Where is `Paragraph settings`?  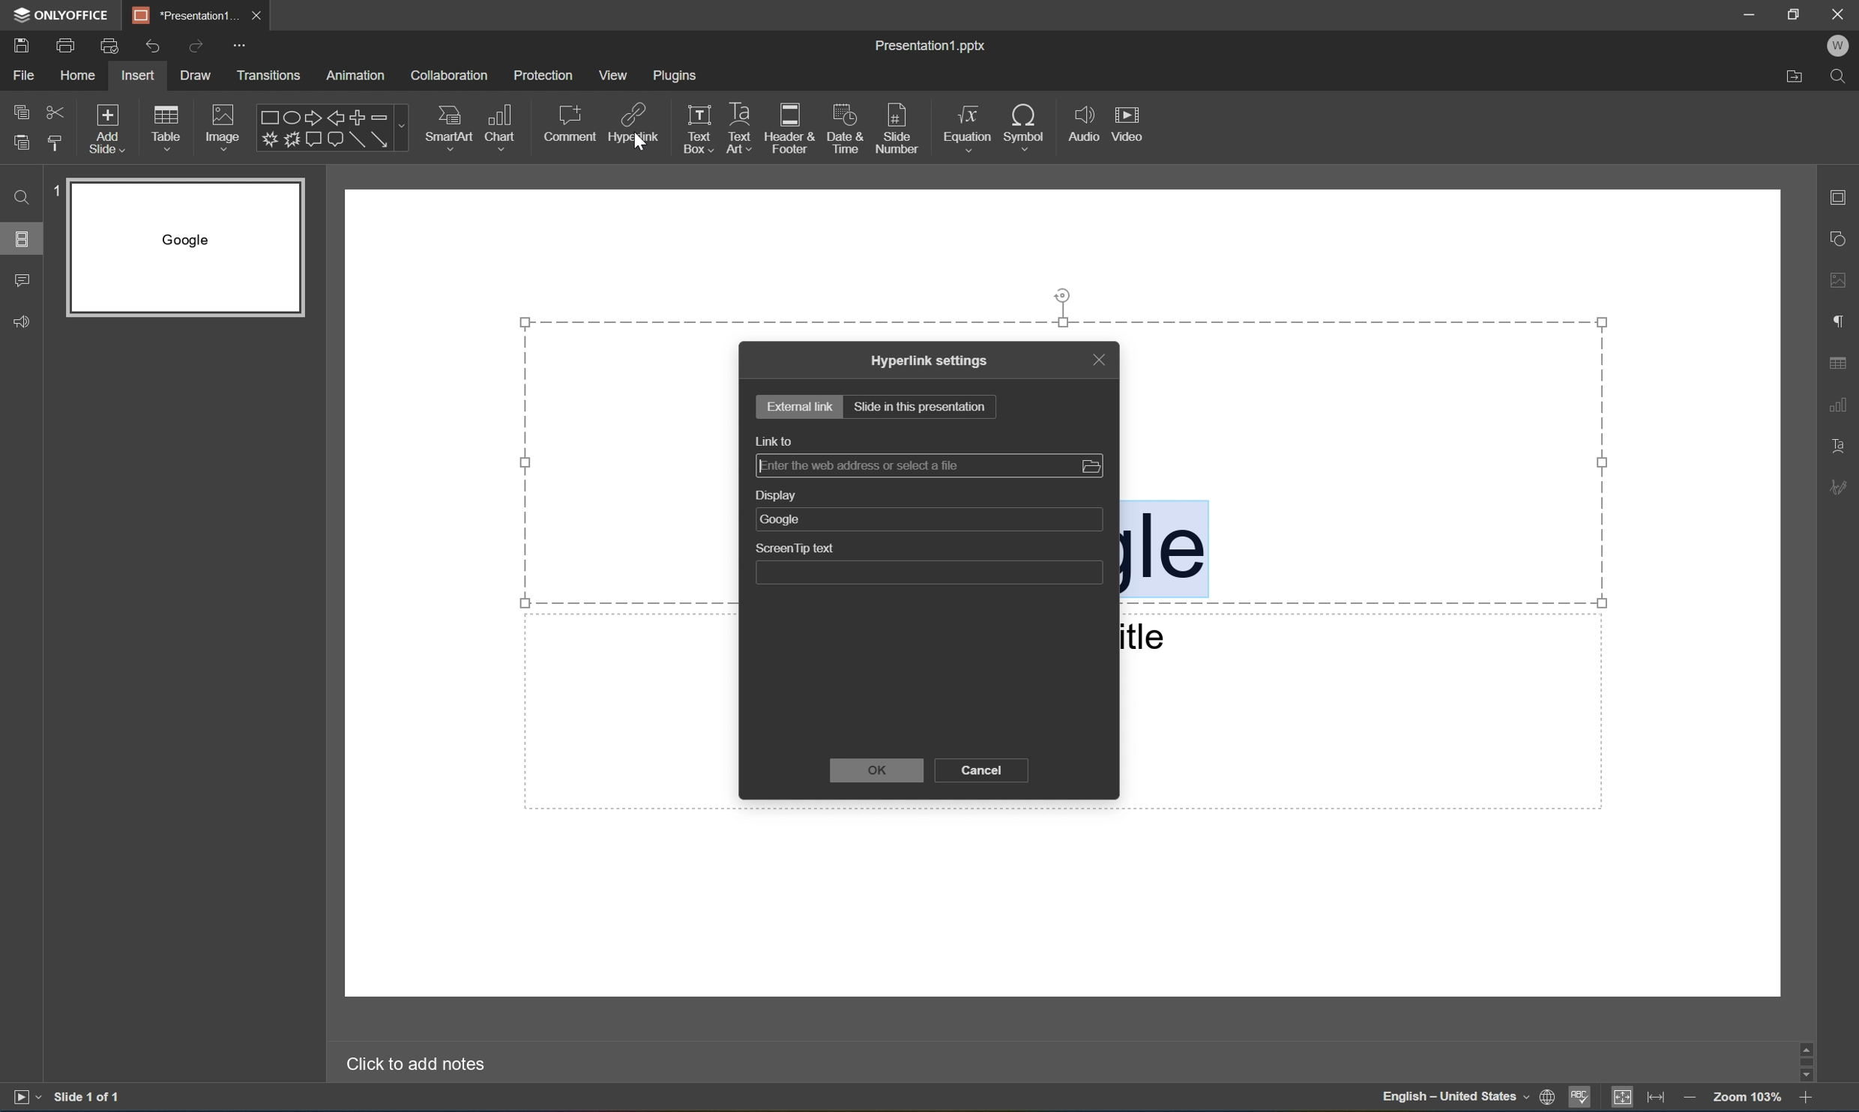 Paragraph settings is located at coordinates (1837, 323).